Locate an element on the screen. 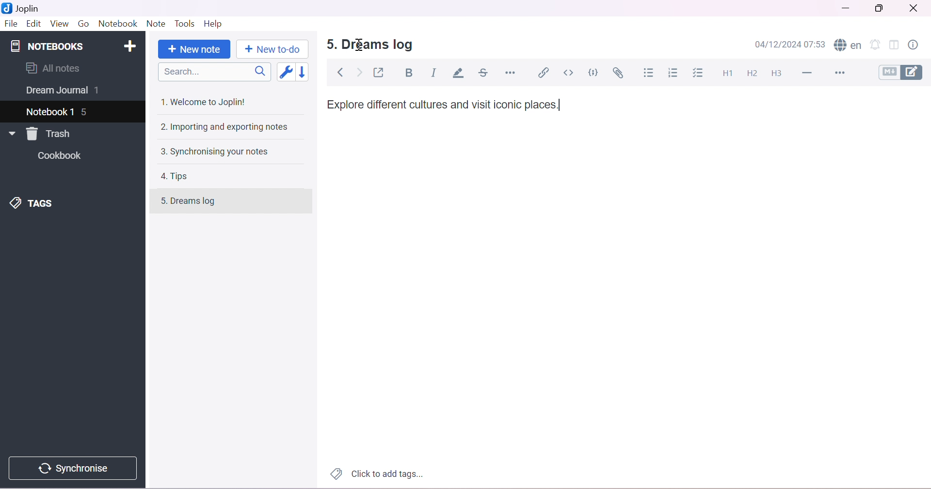  Back is located at coordinates (342, 73).